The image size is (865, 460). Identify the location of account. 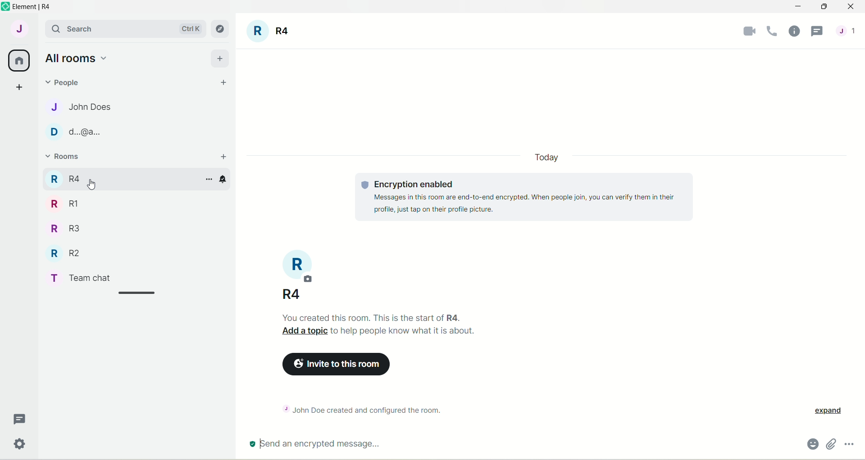
(18, 28).